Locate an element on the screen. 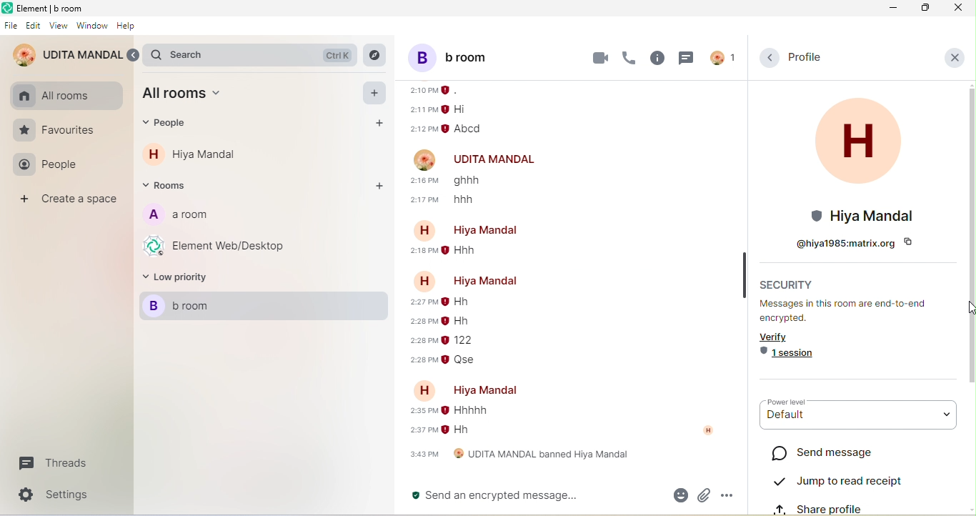 The image size is (976, 516). attachment is located at coordinates (703, 495).